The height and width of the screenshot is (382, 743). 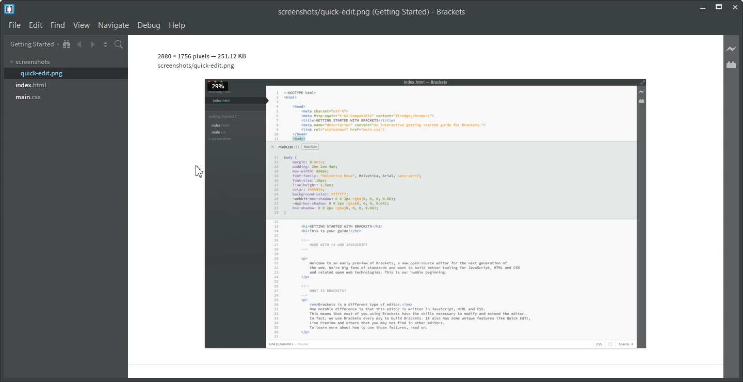 What do you see at coordinates (42, 73) in the screenshot?
I see `quick-edit.png` at bounding box center [42, 73].